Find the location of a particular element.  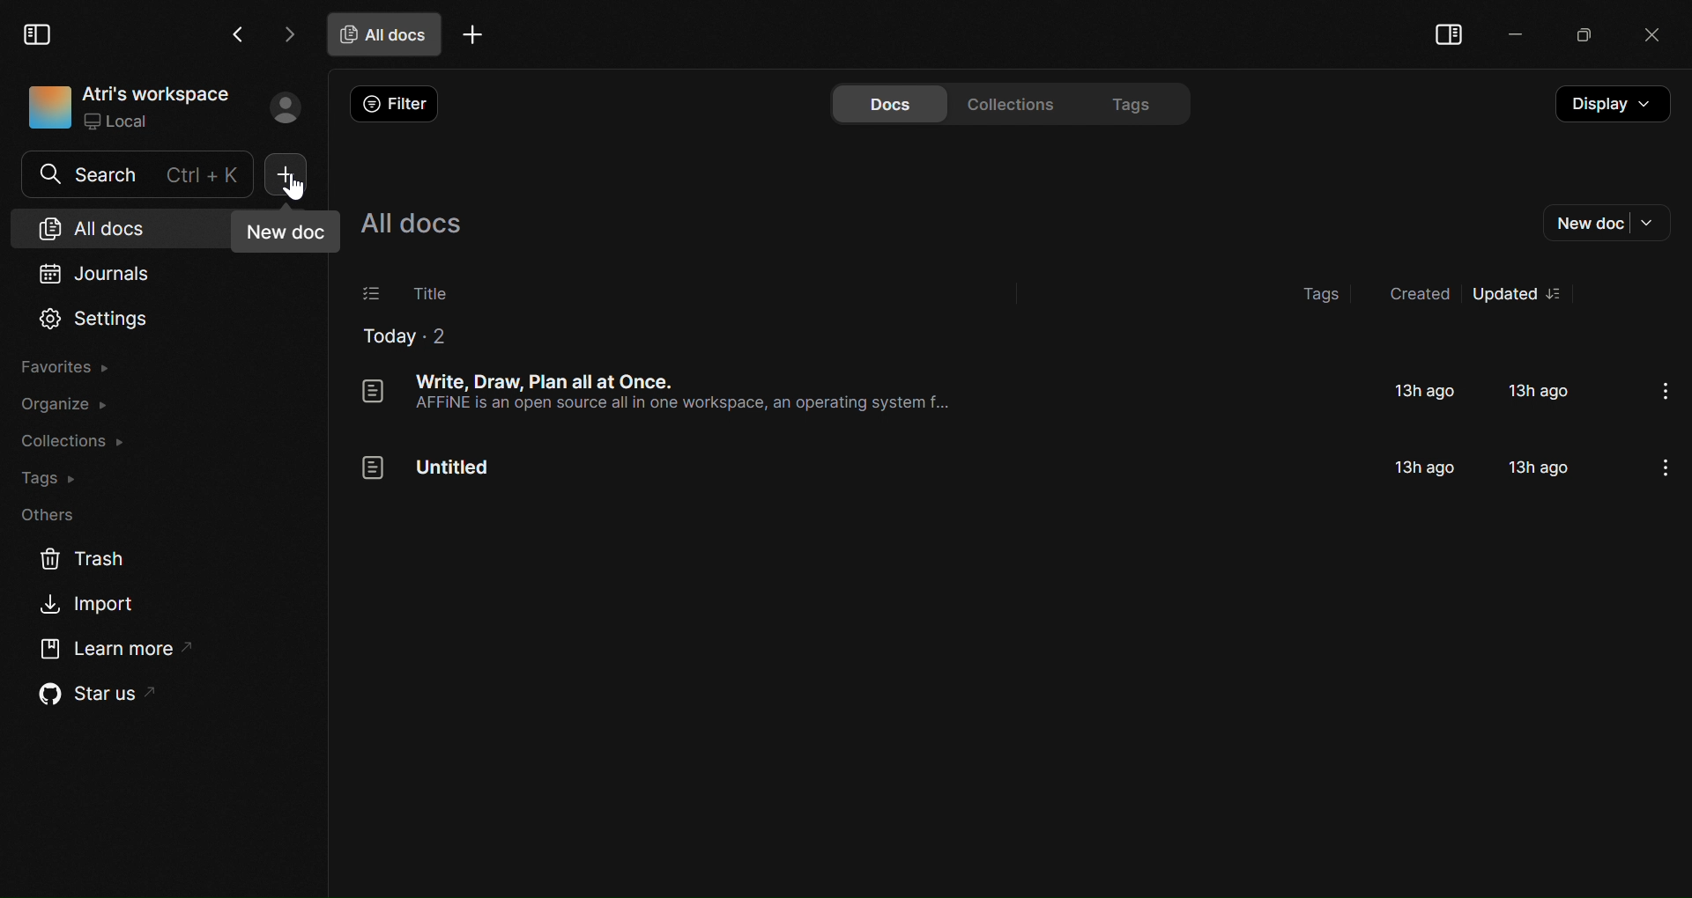

Tags is located at coordinates (1323, 294).